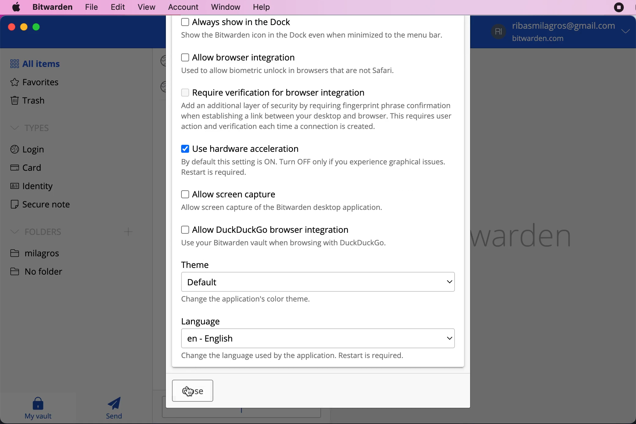 Image resolution: width=636 pixels, height=424 pixels. I want to click on always show in the dock, so click(312, 30).